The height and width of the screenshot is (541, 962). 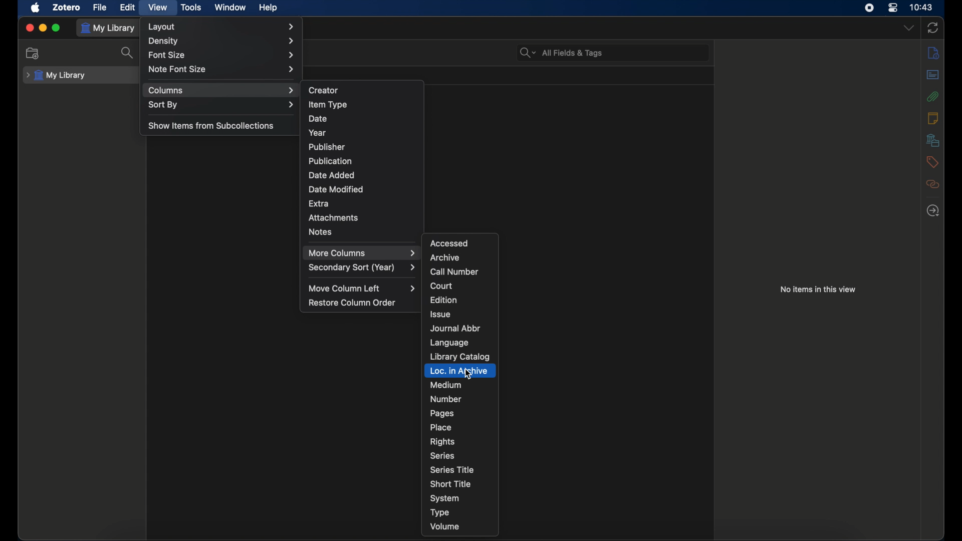 I want to click on rights, so click(x=442, y=442).